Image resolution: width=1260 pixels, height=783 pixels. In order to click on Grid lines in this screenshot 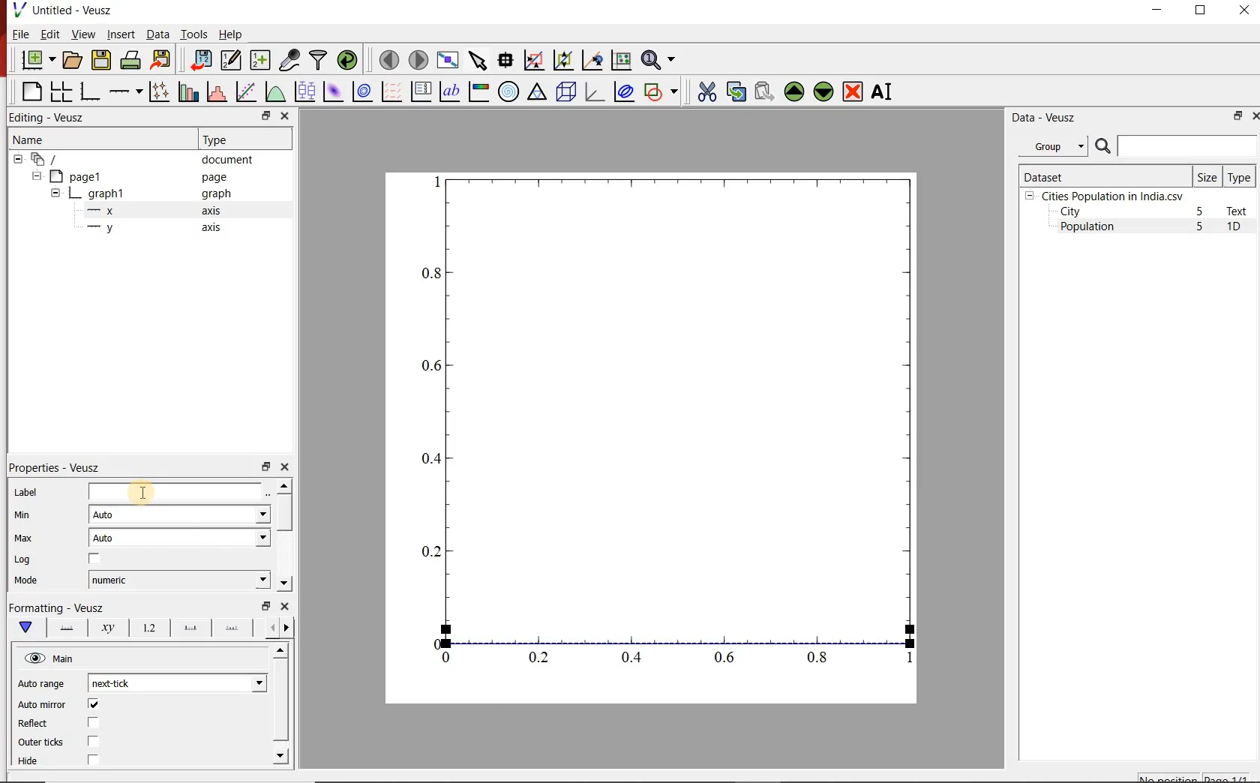, I will do `click(281, 627)`.